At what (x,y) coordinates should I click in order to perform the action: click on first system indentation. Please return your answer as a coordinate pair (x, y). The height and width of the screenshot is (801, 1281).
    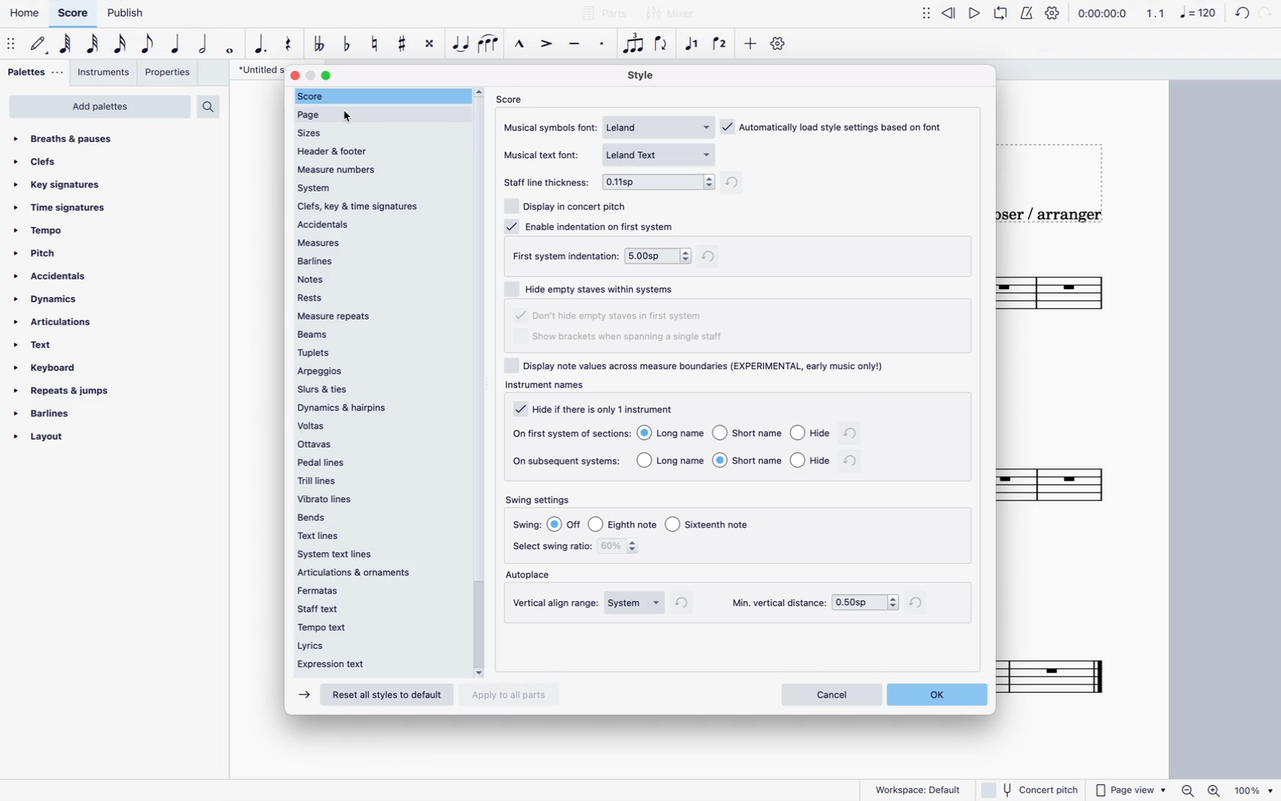
    Looking at the image, I should click on (565, 257).